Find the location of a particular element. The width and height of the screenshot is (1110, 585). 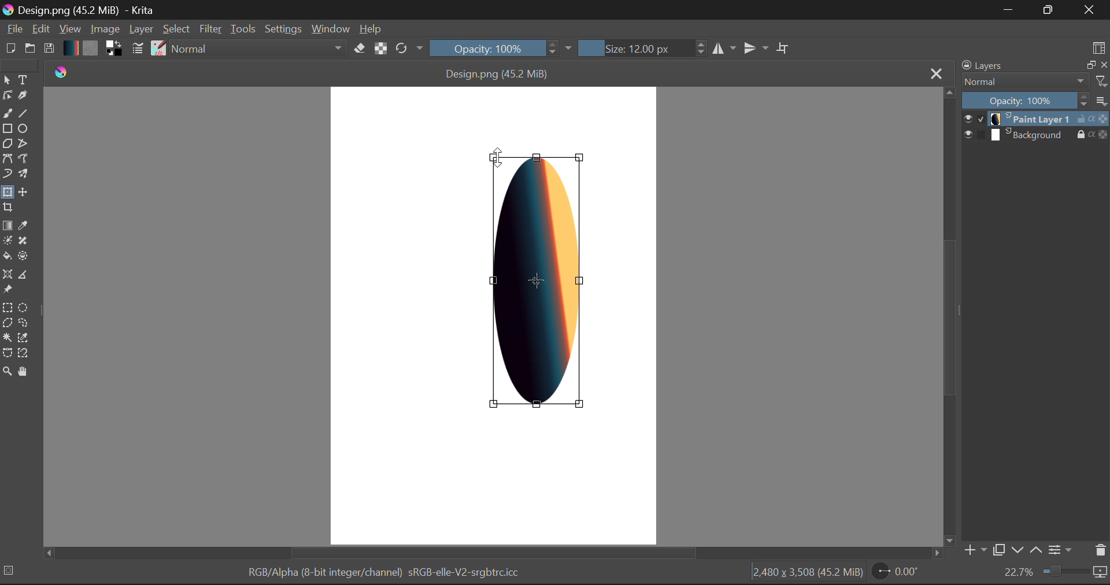

Colors in use is located at coordinates (114, 49).